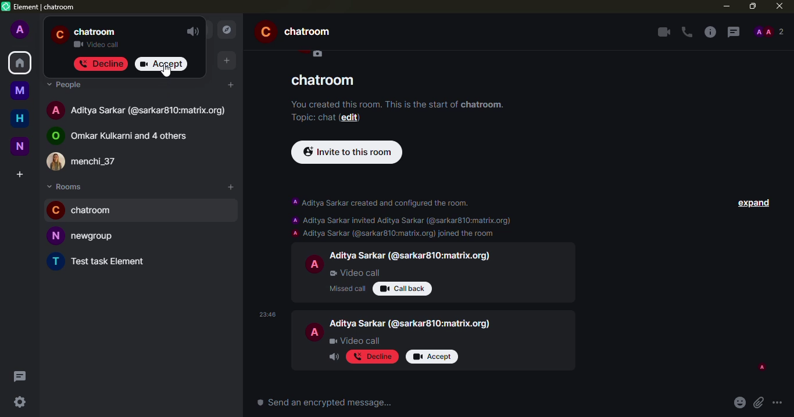  Describe the element at coordinates (318, 54) in the screenshot. I see `camera ` at that location.